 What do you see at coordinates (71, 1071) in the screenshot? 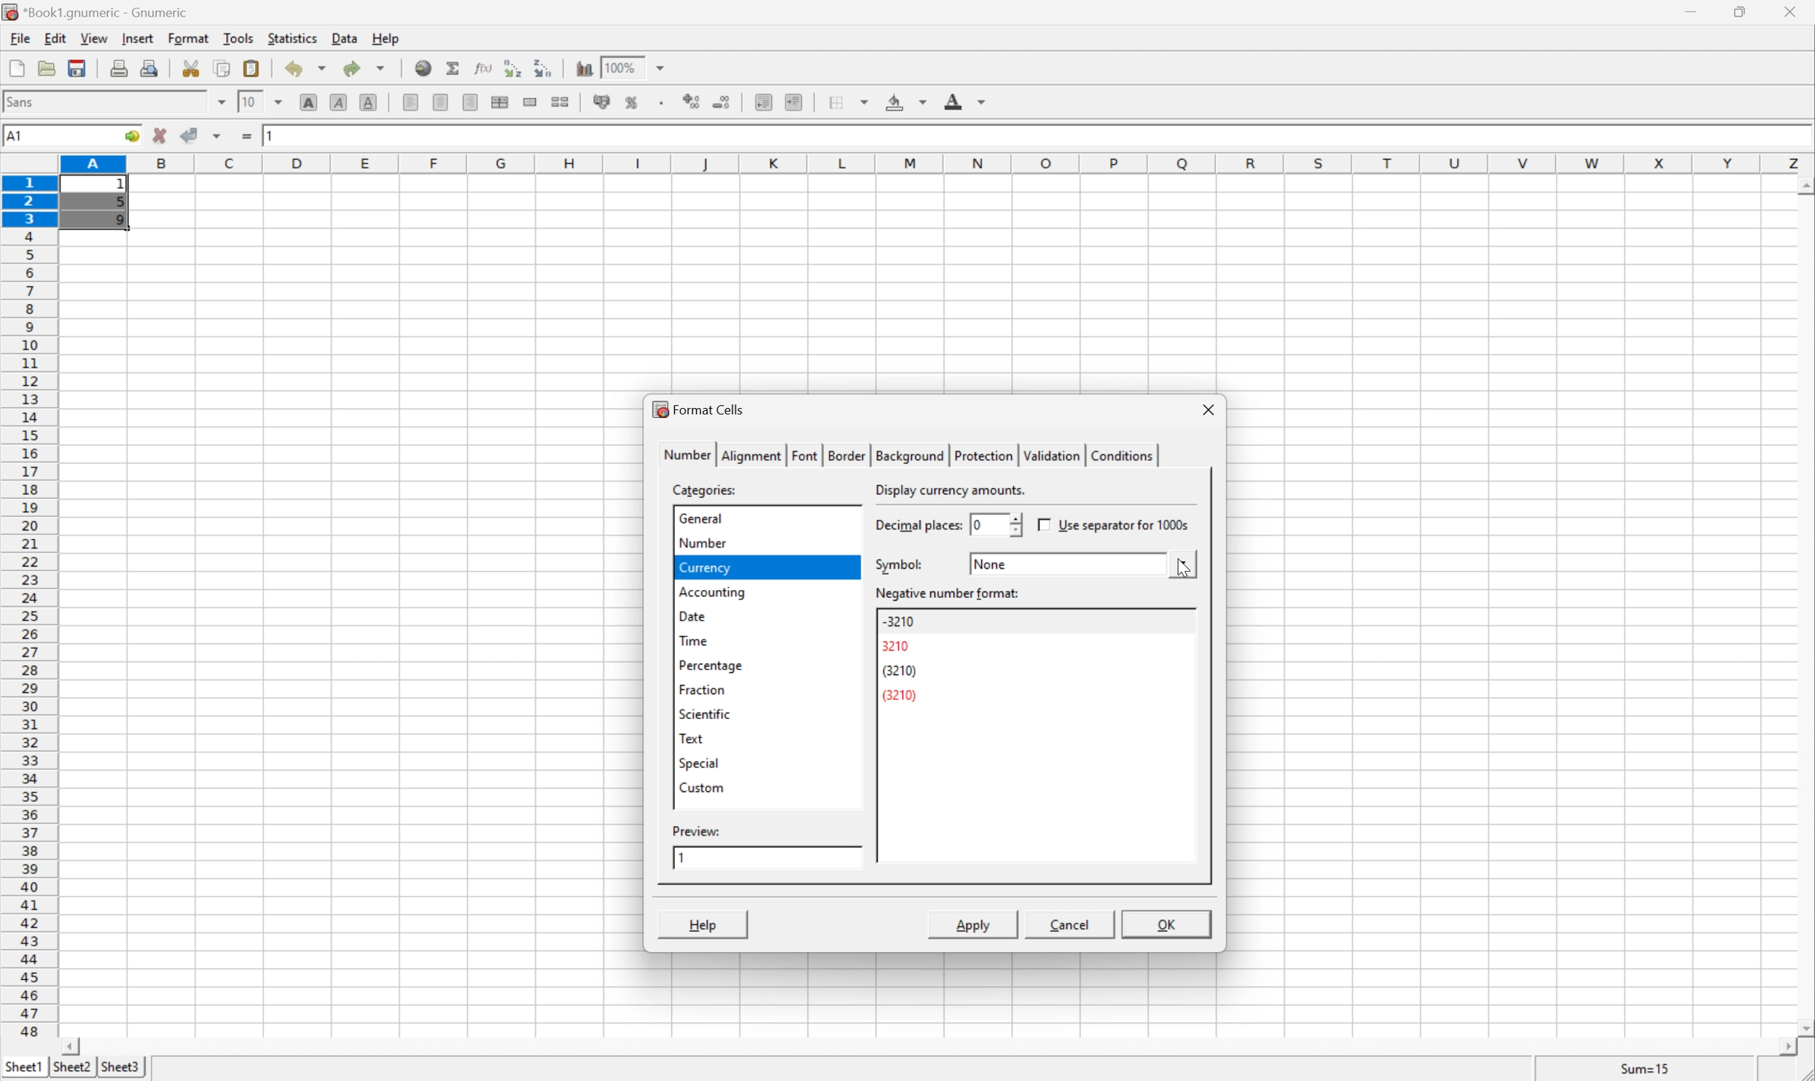
I see `sheet2` at bounding box center [71, 1071].